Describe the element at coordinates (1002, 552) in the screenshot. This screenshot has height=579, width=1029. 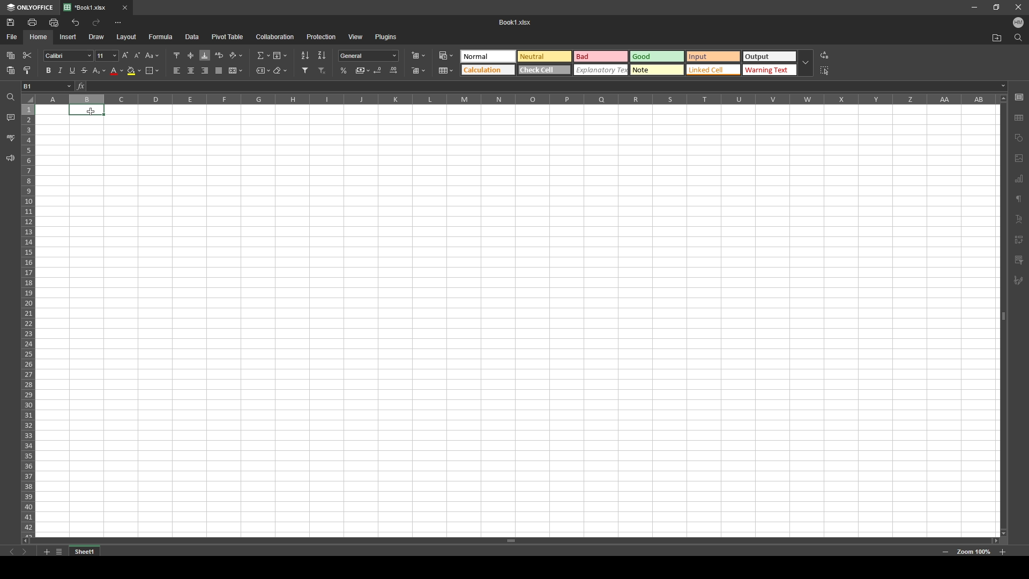
I see `zoom in` at that location.